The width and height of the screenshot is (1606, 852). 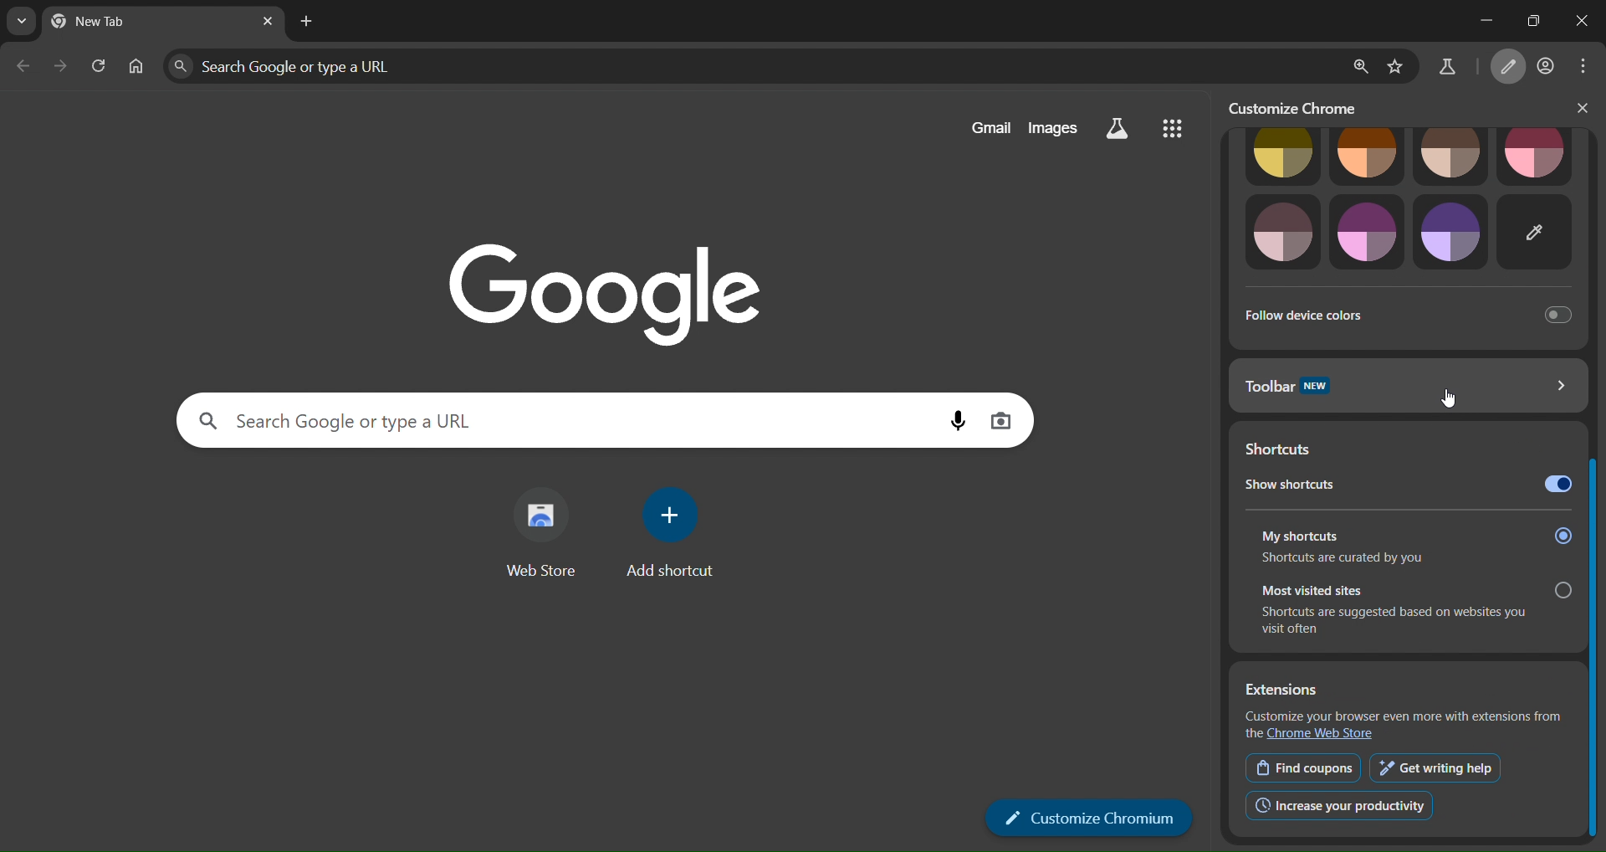 I want to click on shortcuts, so click(x=1296, y=449).